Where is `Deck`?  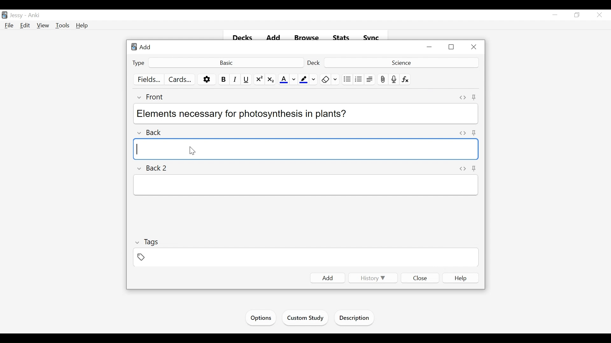 Deck is located at coordinates (314, 63).